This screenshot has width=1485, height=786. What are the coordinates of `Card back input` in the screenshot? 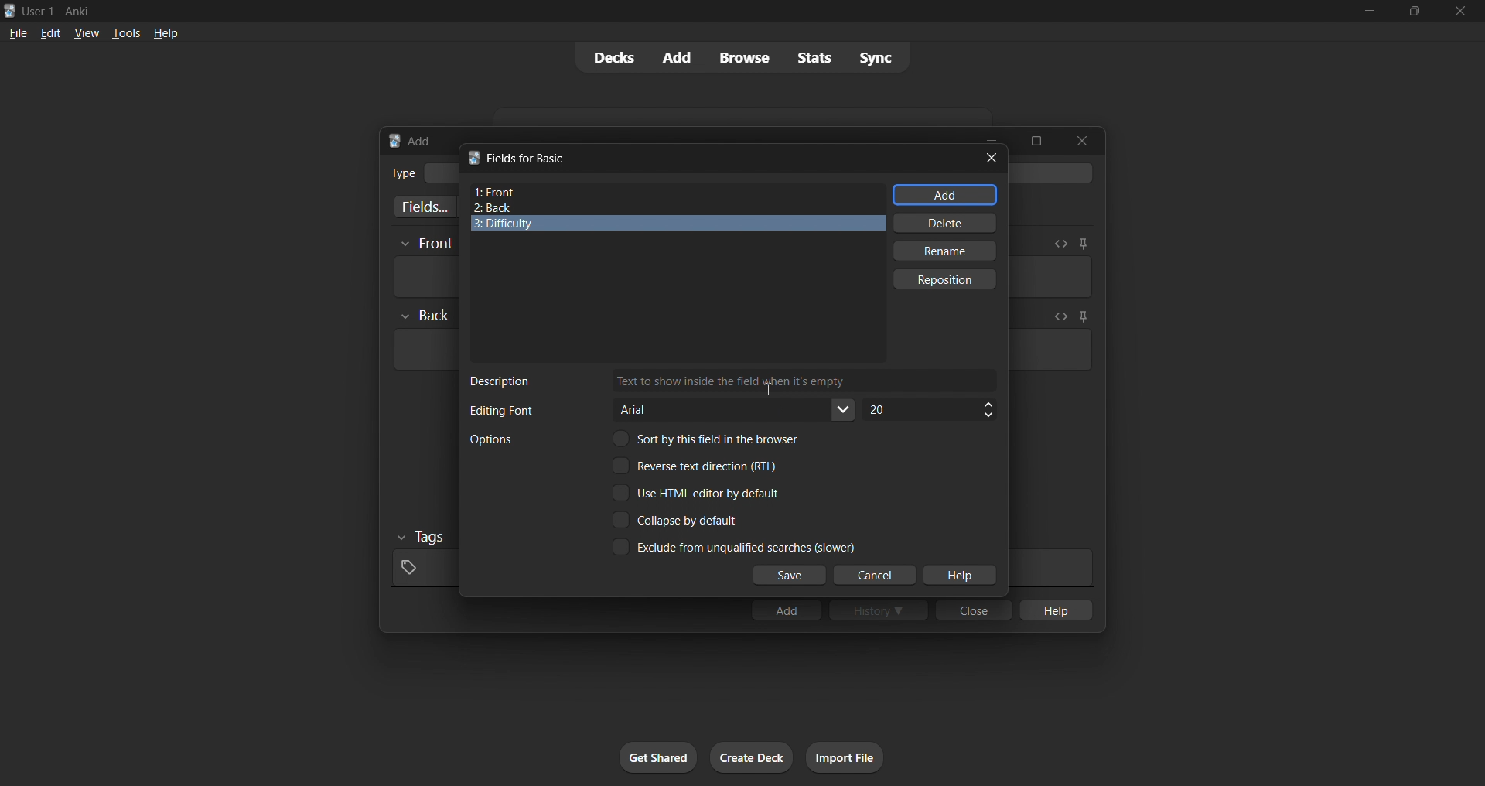 It's located at (1050, 350).